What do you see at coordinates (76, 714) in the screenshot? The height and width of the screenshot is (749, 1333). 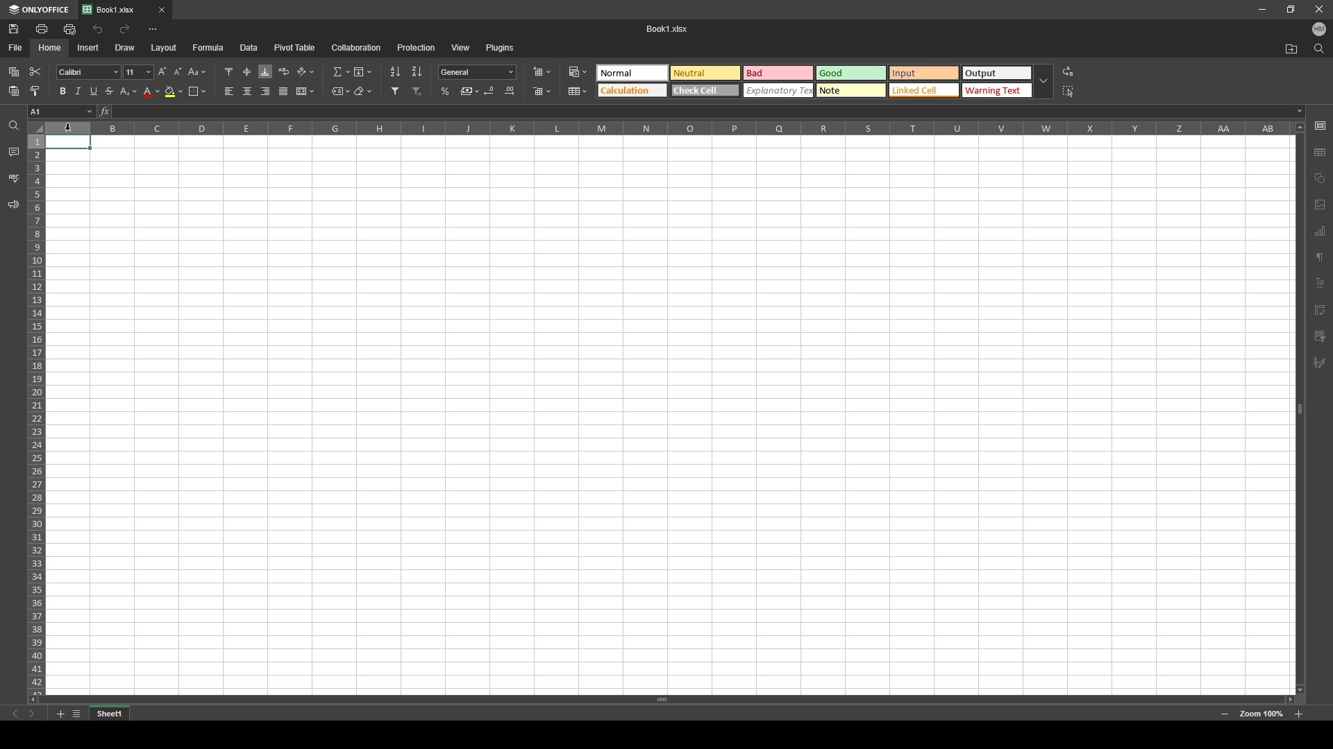 I see `list of sheets` at bounding box center [76, 714].